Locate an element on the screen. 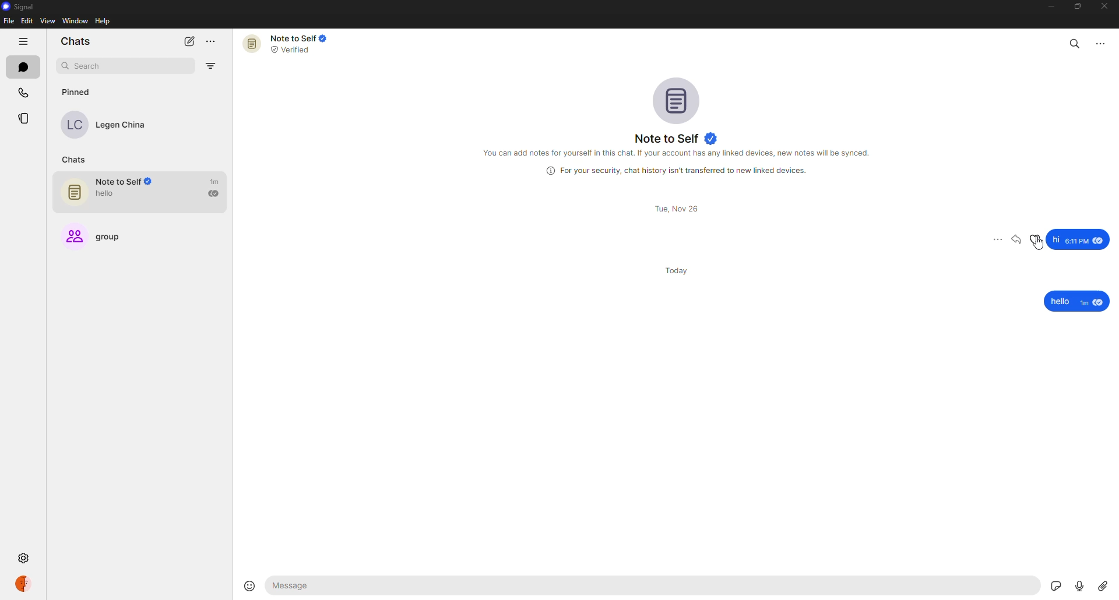  contact is located at coordinates (112, 125).